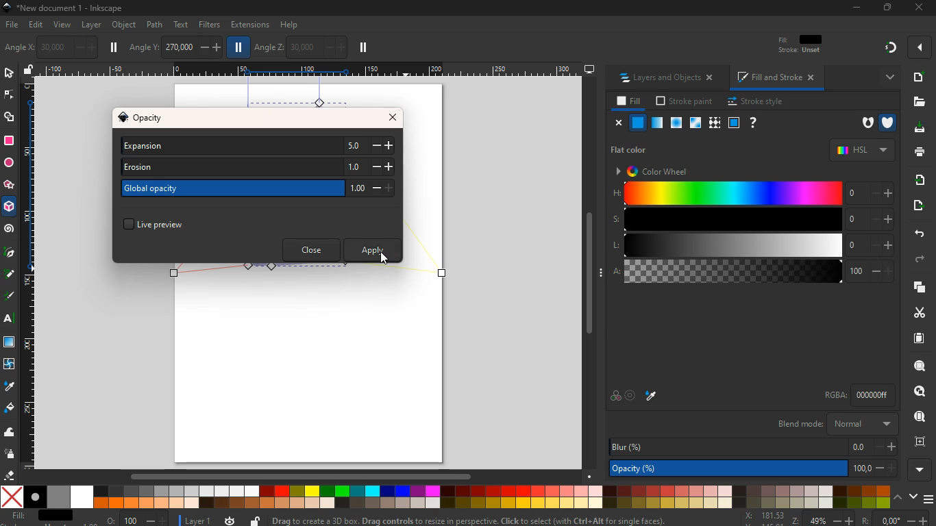  I want to click on fill, so click(41, 516).